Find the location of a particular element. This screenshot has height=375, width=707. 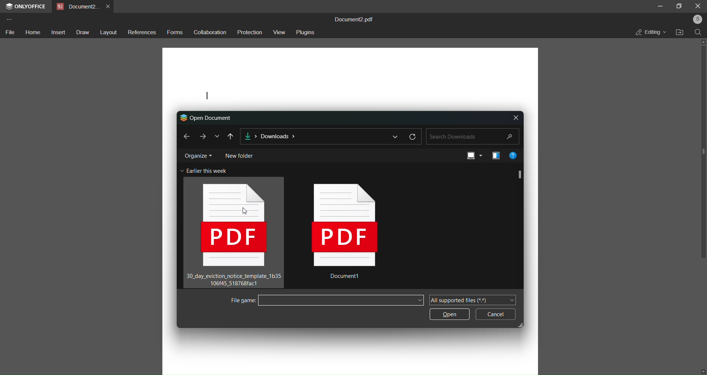

previous is located at coordinates (231, 136).